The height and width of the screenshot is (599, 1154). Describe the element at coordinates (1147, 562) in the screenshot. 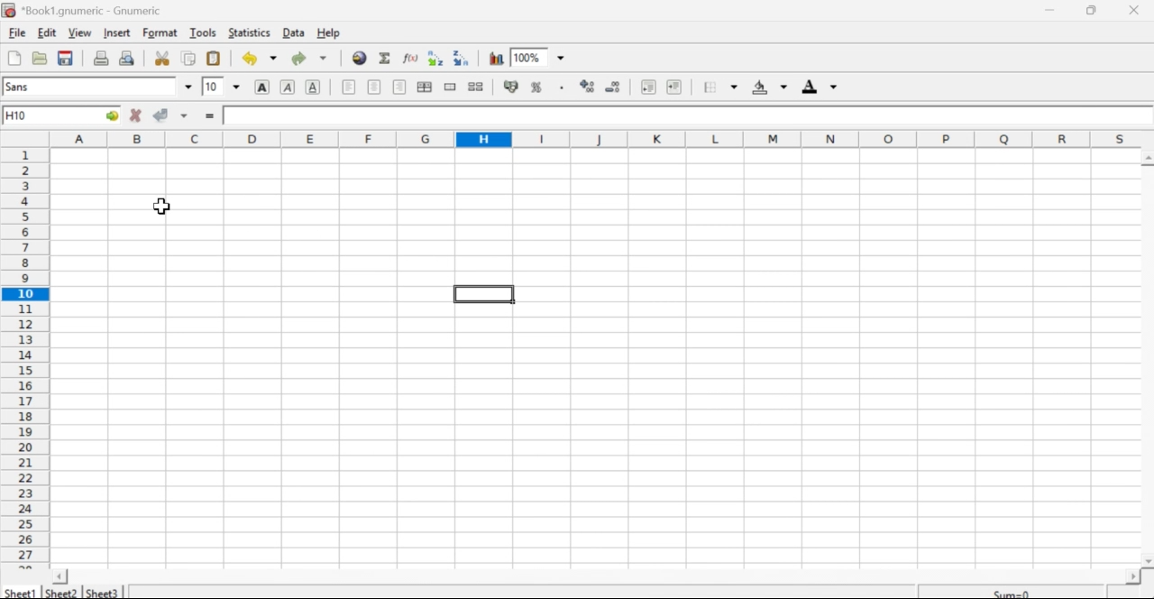

I see `scroll down` at that location.